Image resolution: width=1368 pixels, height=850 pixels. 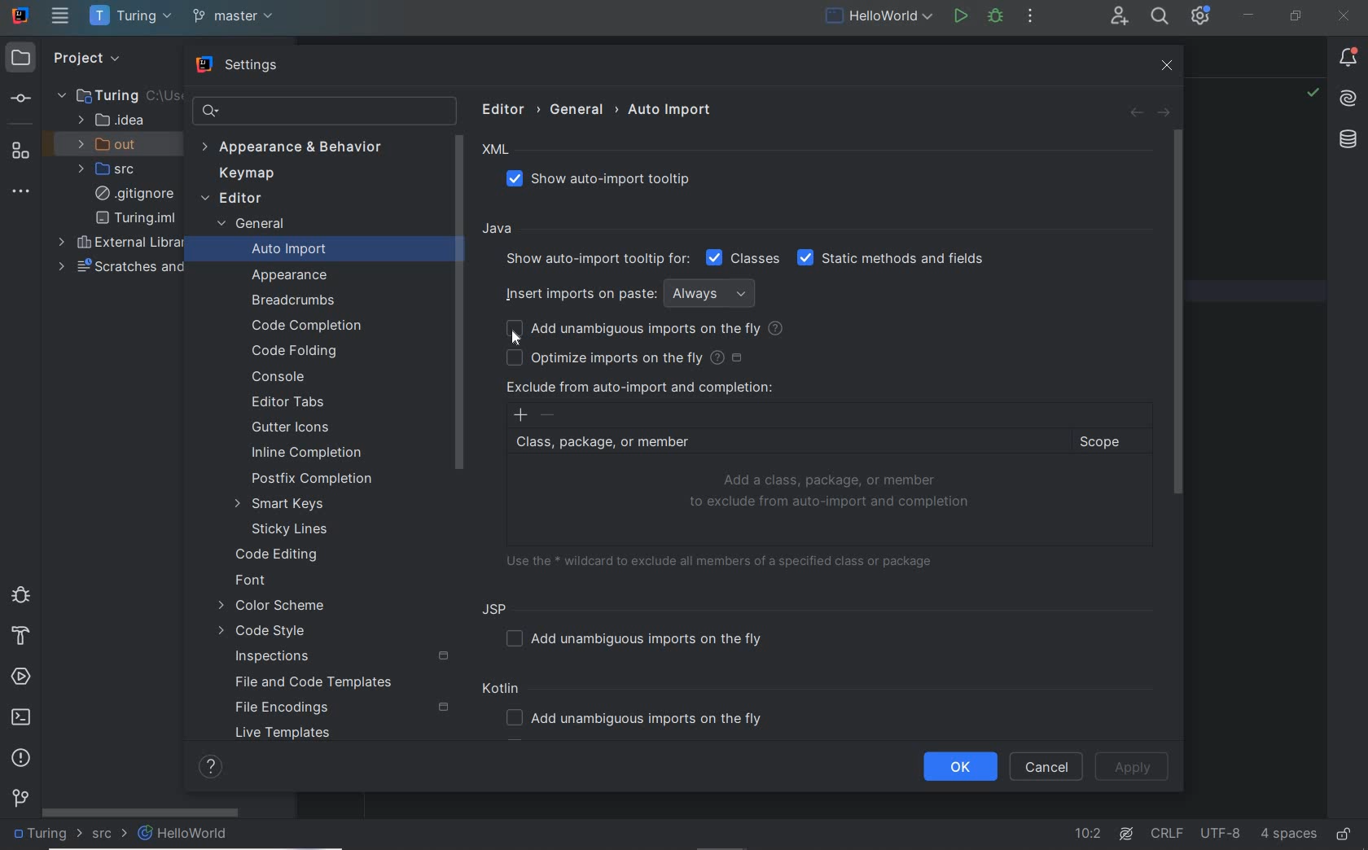 I want to click on terminal, so click(x=23, y=718).